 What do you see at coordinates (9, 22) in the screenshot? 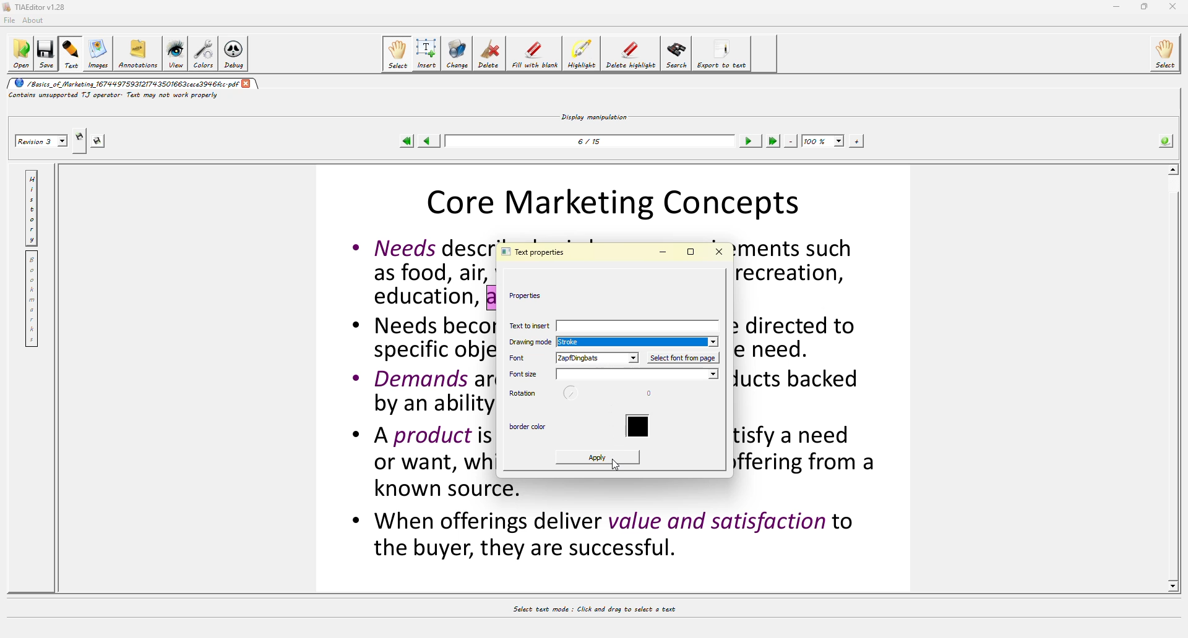
I see `file` at bounding box center [9, 22].